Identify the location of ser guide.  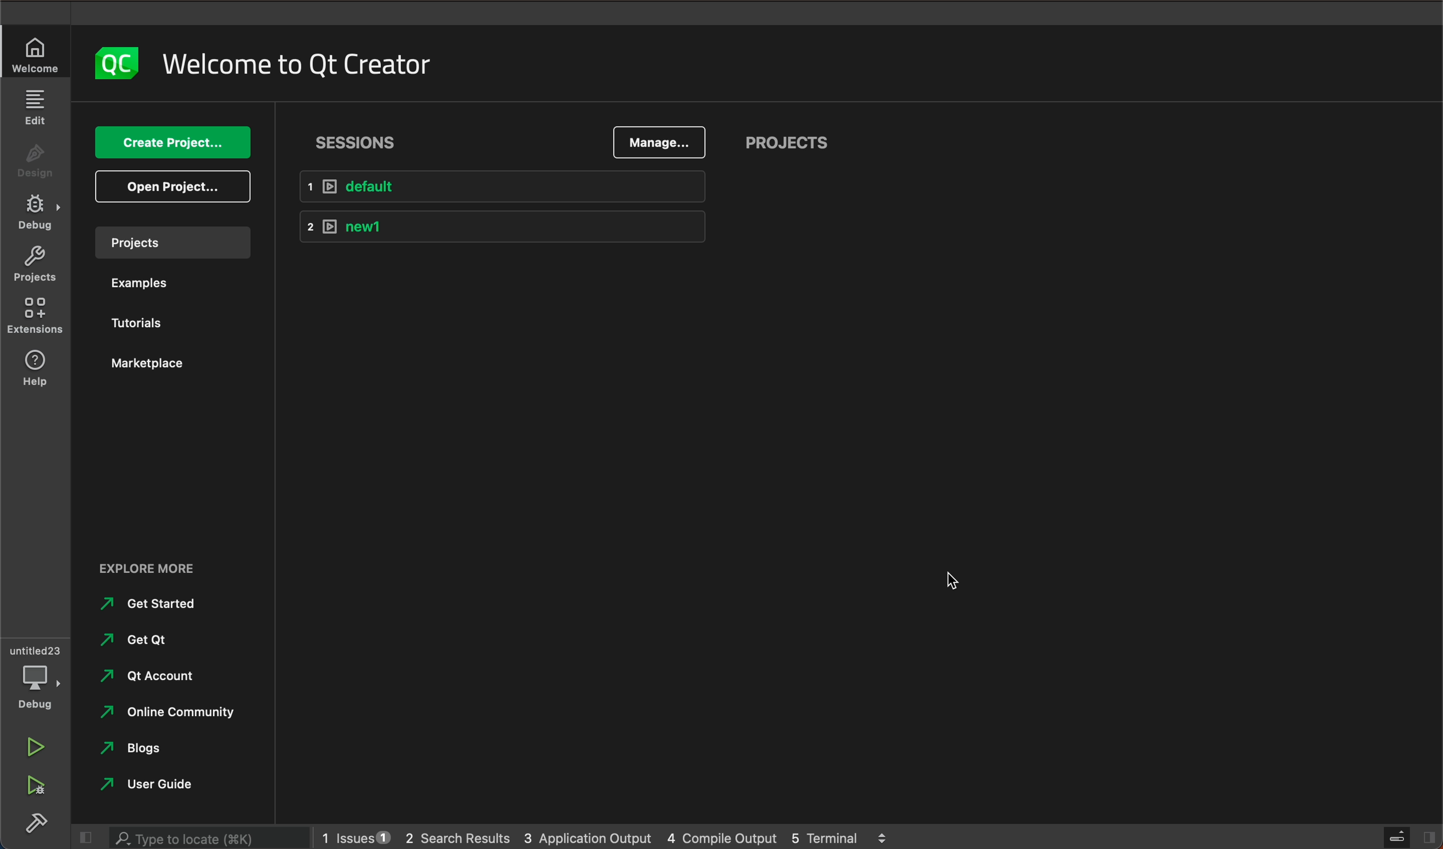
(152, 784).